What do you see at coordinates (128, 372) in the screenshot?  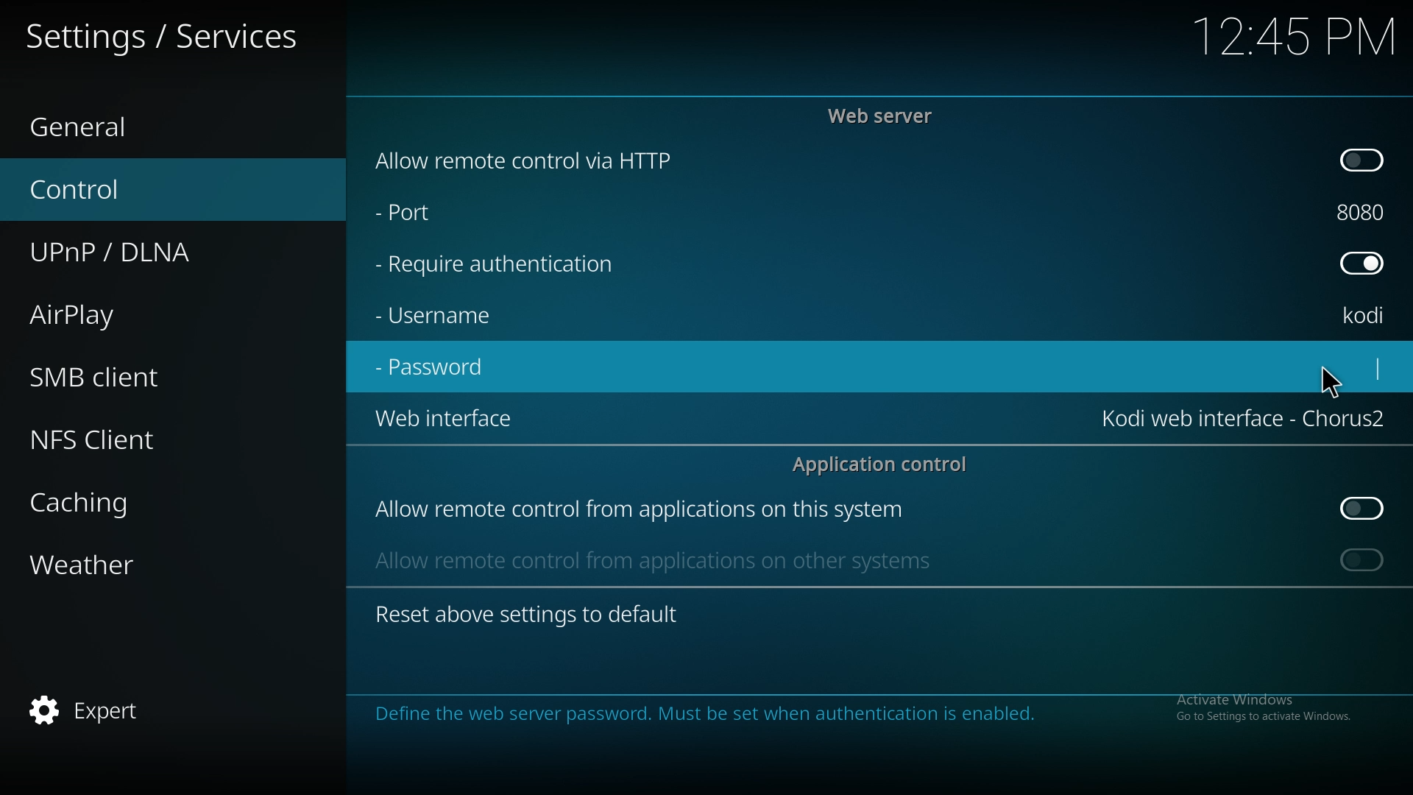 I see `smb client` at bounding box center [128, 372].